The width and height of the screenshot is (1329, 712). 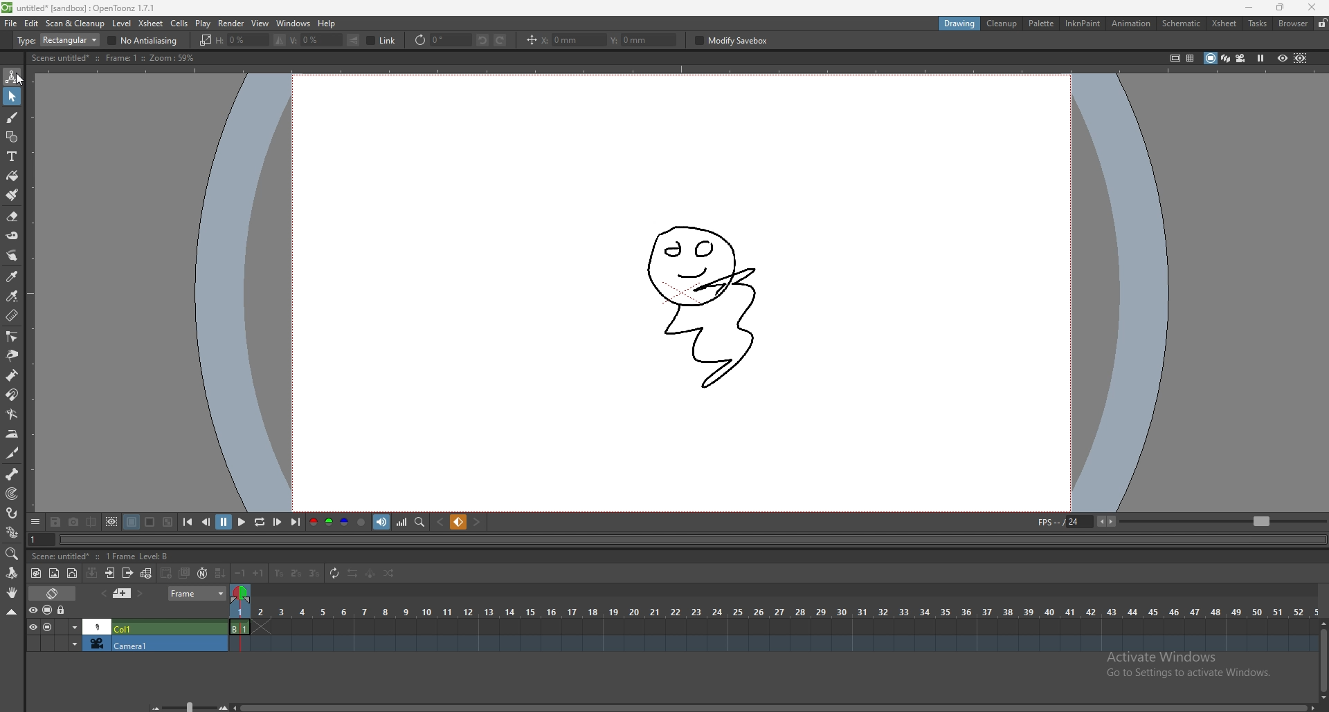 What do you see at coordinates (403, 523) in the screenshot?
I see `histogram` at bounding box center [403, 523].